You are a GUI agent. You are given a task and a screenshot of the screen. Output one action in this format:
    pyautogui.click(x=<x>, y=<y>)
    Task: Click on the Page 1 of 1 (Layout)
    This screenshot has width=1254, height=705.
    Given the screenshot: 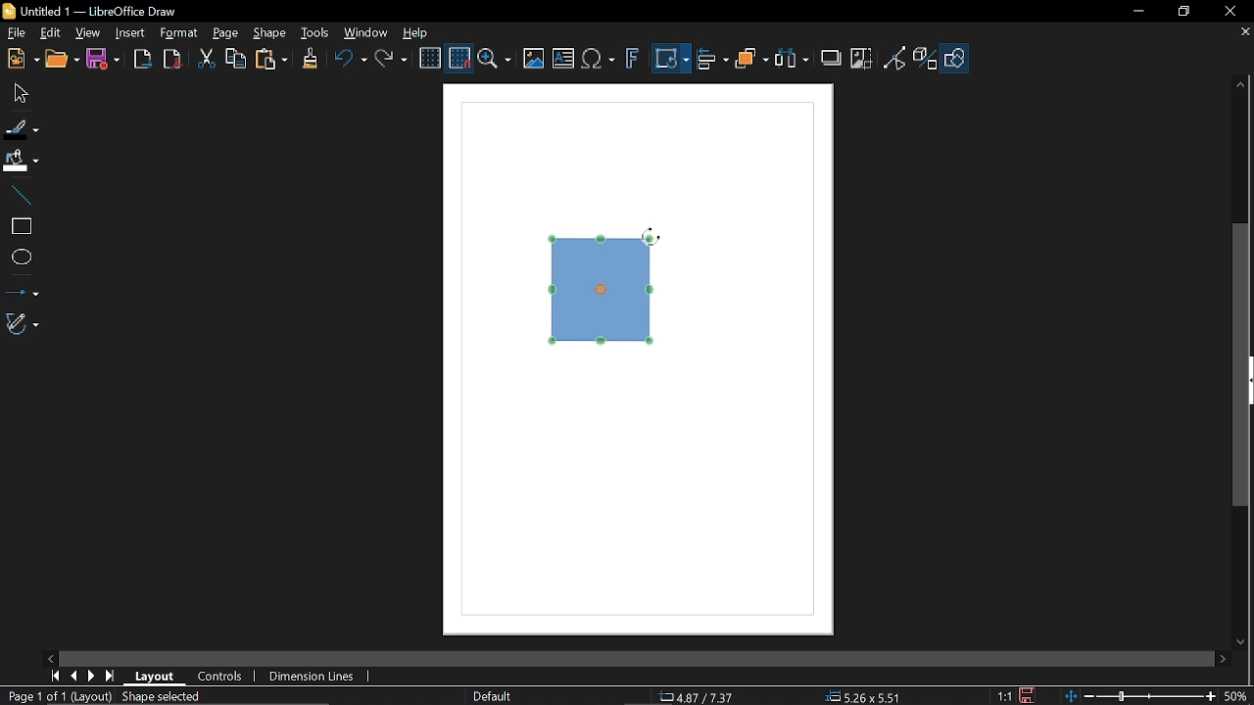 What is the action you would take?
    pyautogui.click(x=58, y=696)
    